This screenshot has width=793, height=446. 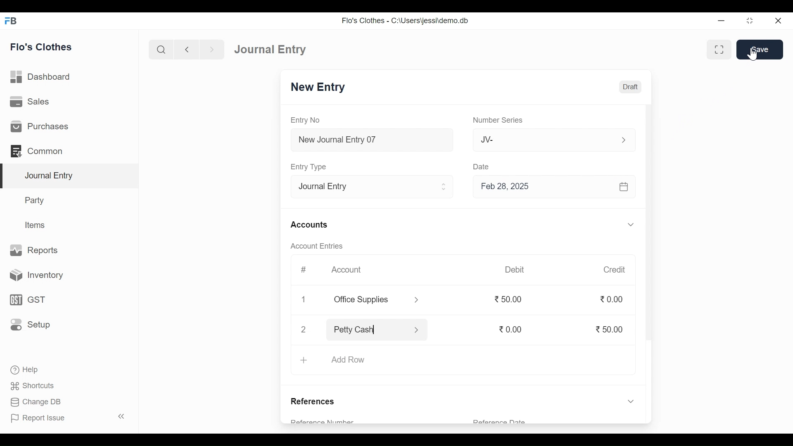 I want to click on Expand, so click(x=445, y=187).